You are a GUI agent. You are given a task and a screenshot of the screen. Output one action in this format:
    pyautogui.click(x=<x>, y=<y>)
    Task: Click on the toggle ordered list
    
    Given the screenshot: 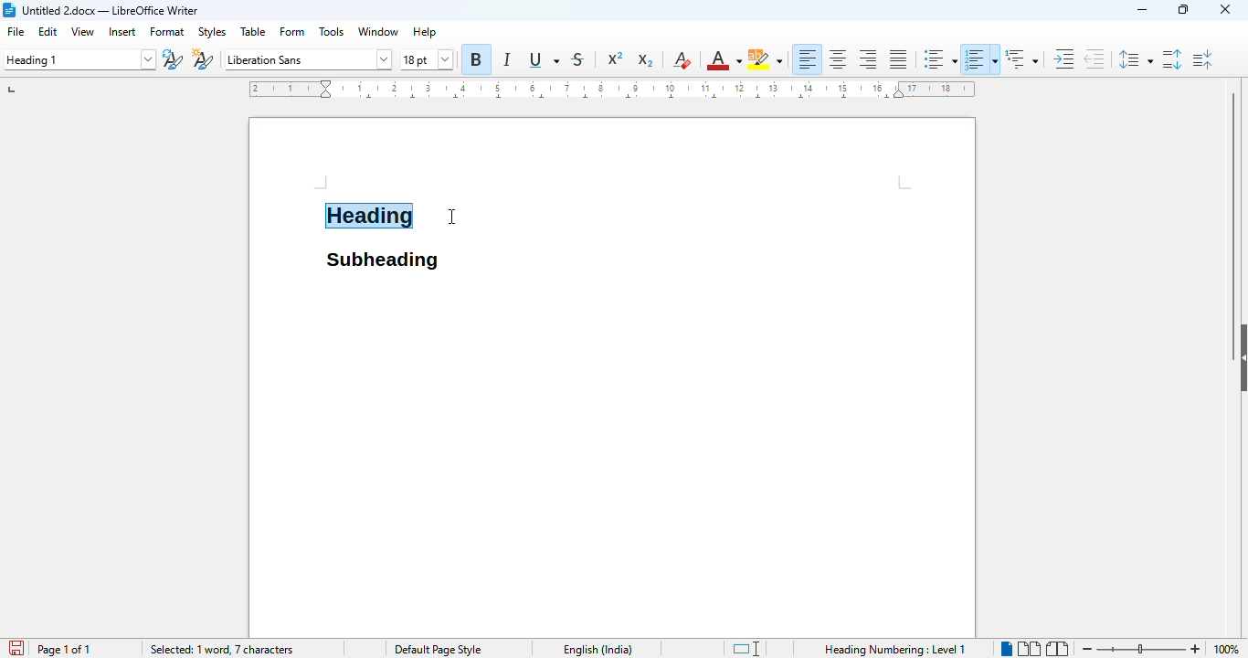 What is the action you would take?
    pyautogui.click(x=981, y=58)
    